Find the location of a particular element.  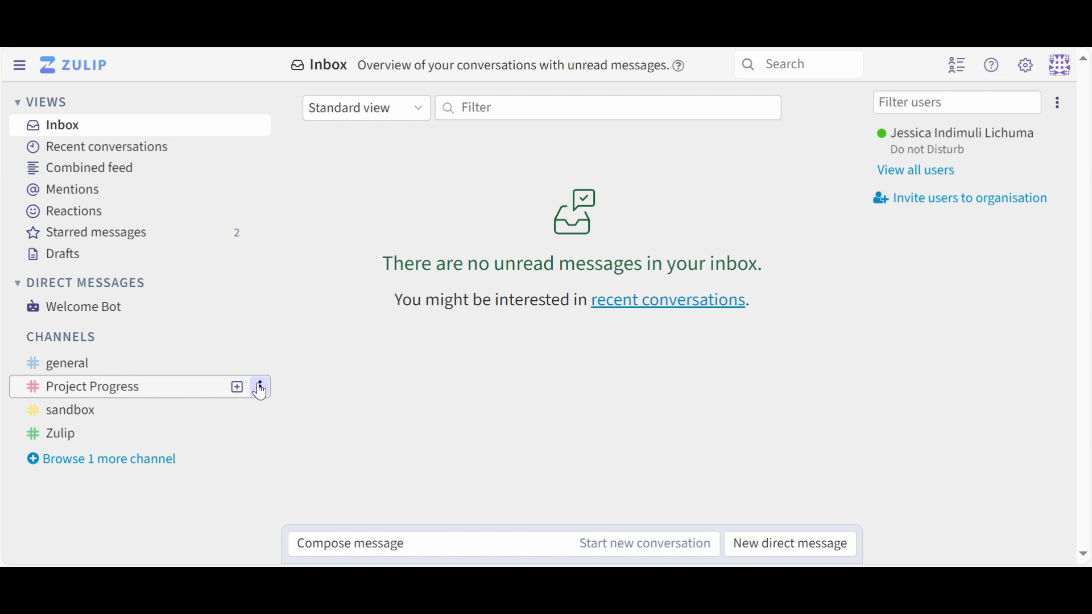

Direct messages is located at coordinates (84, 285).